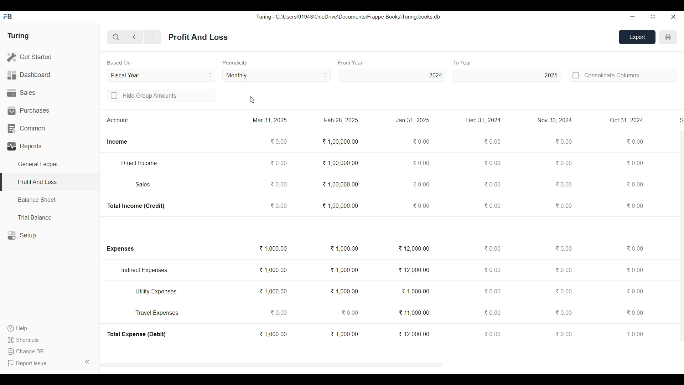 The width and height of the screenshot is (684, 385). What do you see at coordinates (119, 62) in the screenshot?
I see `Based On` at bounding box center [119, 62].